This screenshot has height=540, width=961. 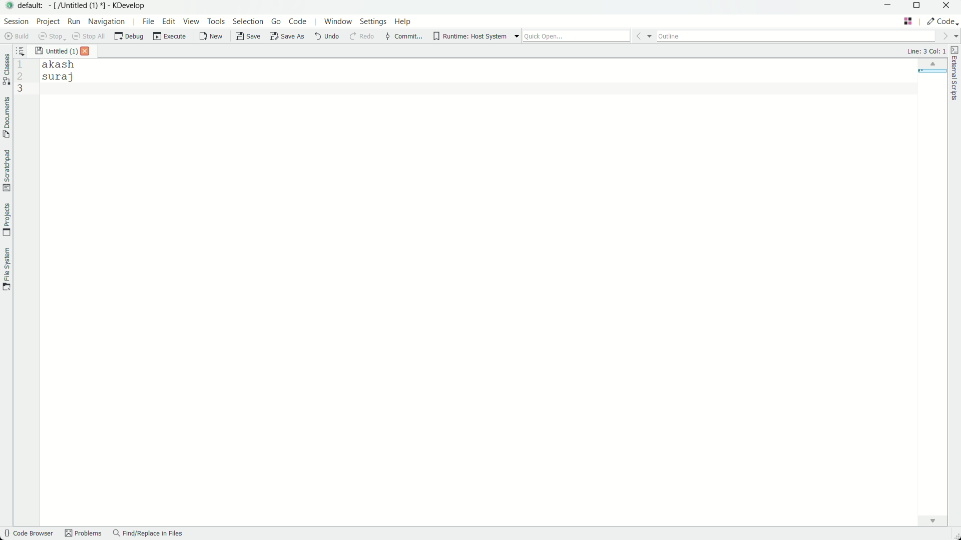 I want to click on view menu, so click(x=192, y=22).